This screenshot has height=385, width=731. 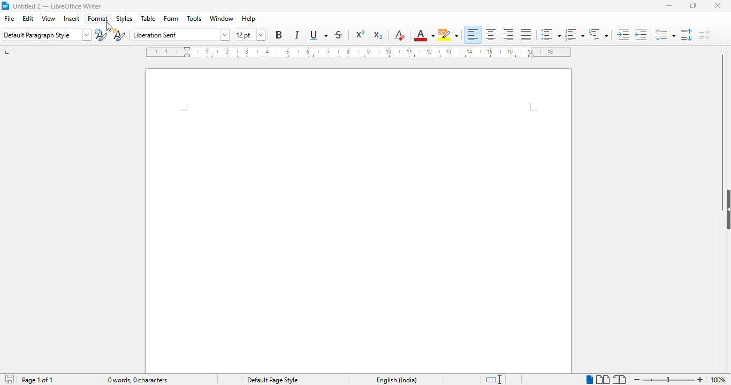 I want to click on underline, so click(x=319, y=36).